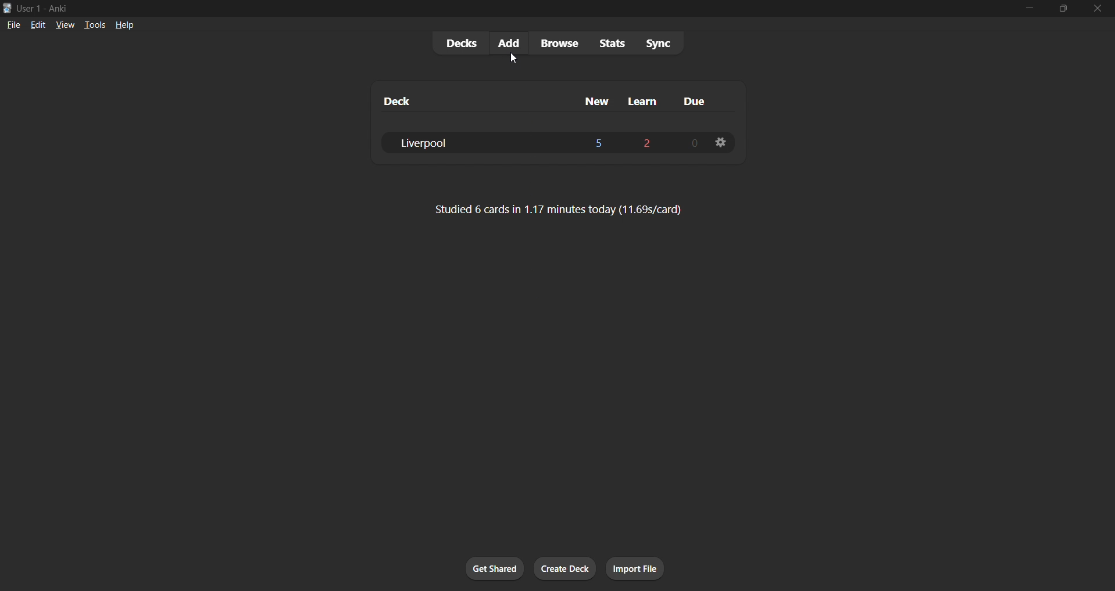 The width and height of the screenshot is (1115, 591). What do you see at coordinates (12, 26) in the screenshot?
I see `file` at bounding box center [12, 26].